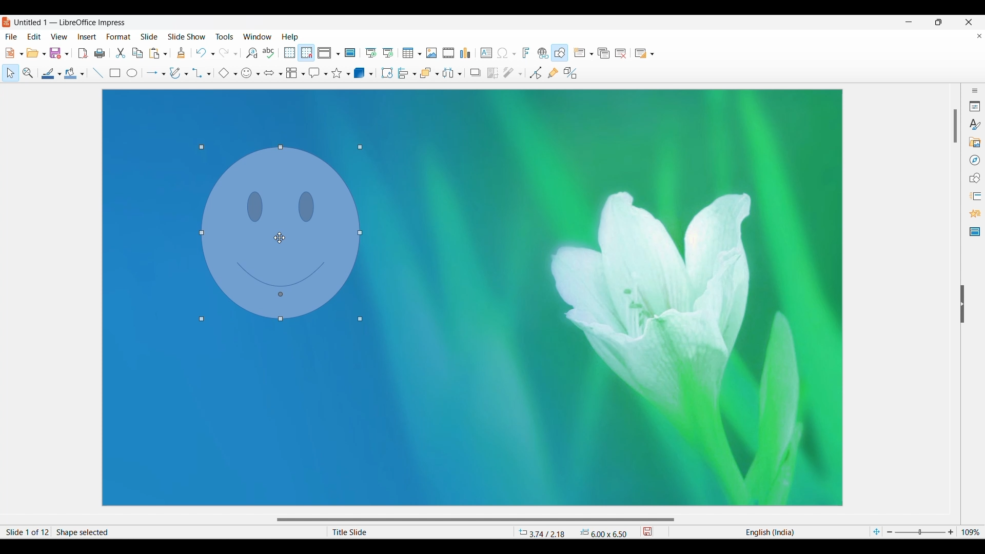 The height and width of the screenshot is (554, 985). Describe the element at coordinates (56, 53) in the screenshot. I see `Save` at that location.